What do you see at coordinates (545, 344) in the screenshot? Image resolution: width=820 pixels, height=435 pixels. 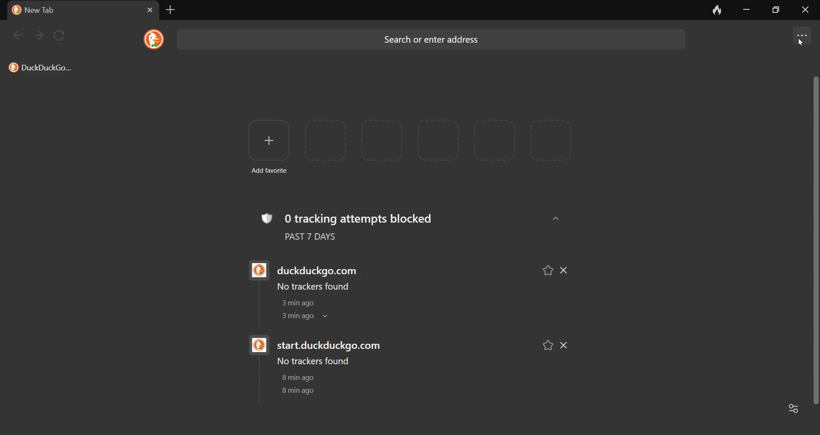 I see `favorites` at bounding box center [545, 344].